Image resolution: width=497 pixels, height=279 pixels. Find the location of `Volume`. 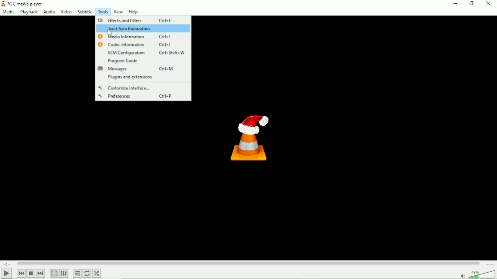

Volume is located at coordinates (476, 274).